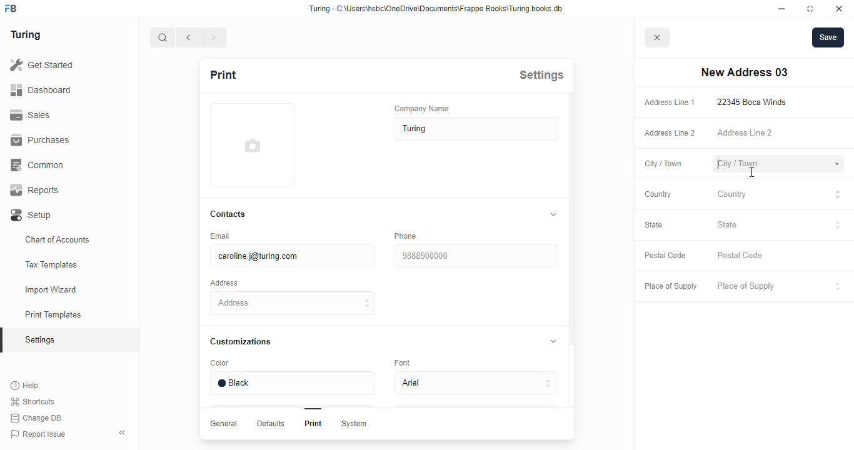 This screenshot has height=450, width=854. Describe the element at coordinates (215, 37) in the screenshot. I see `next` at that location.